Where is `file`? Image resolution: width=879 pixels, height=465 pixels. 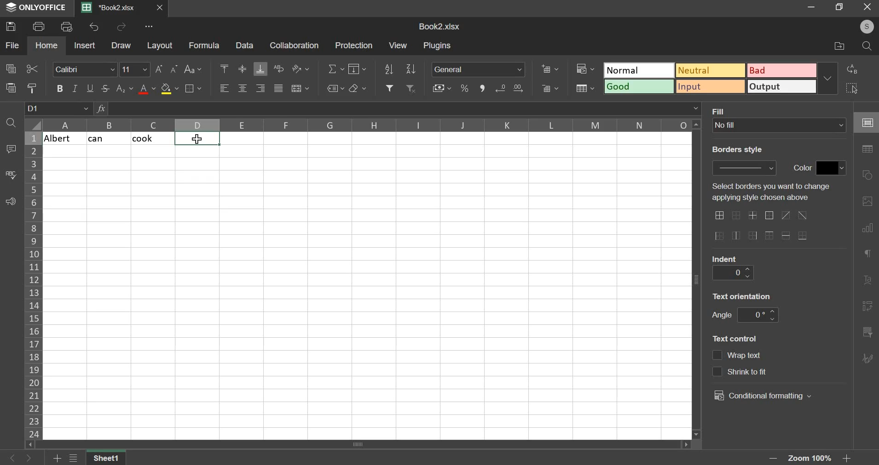 file is located at coordinates (12, 45).